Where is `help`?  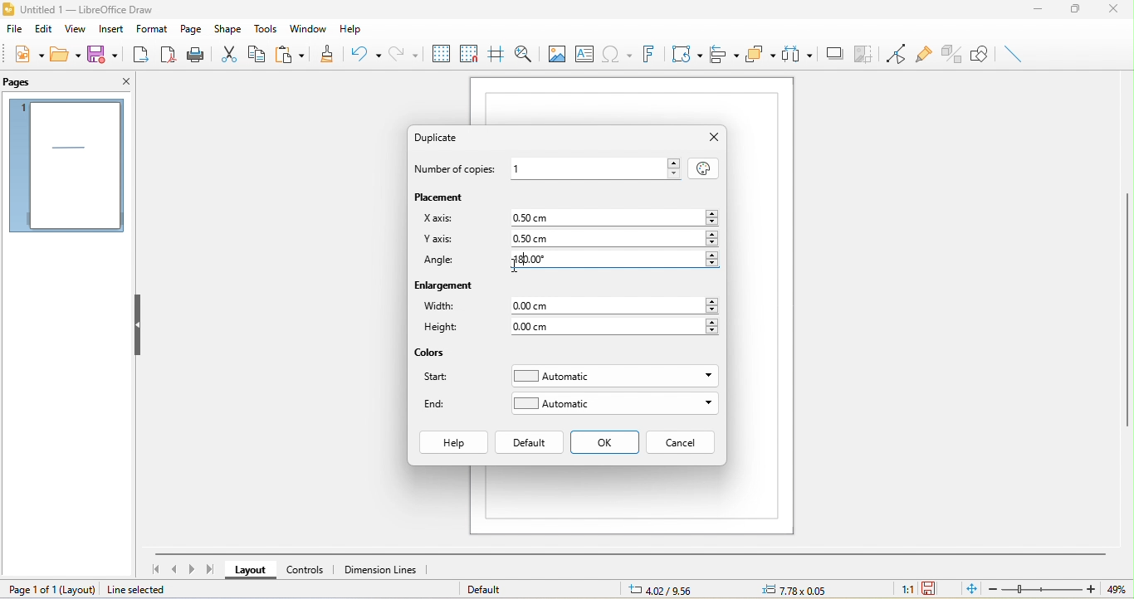 help is located at coordinates (357, 30).